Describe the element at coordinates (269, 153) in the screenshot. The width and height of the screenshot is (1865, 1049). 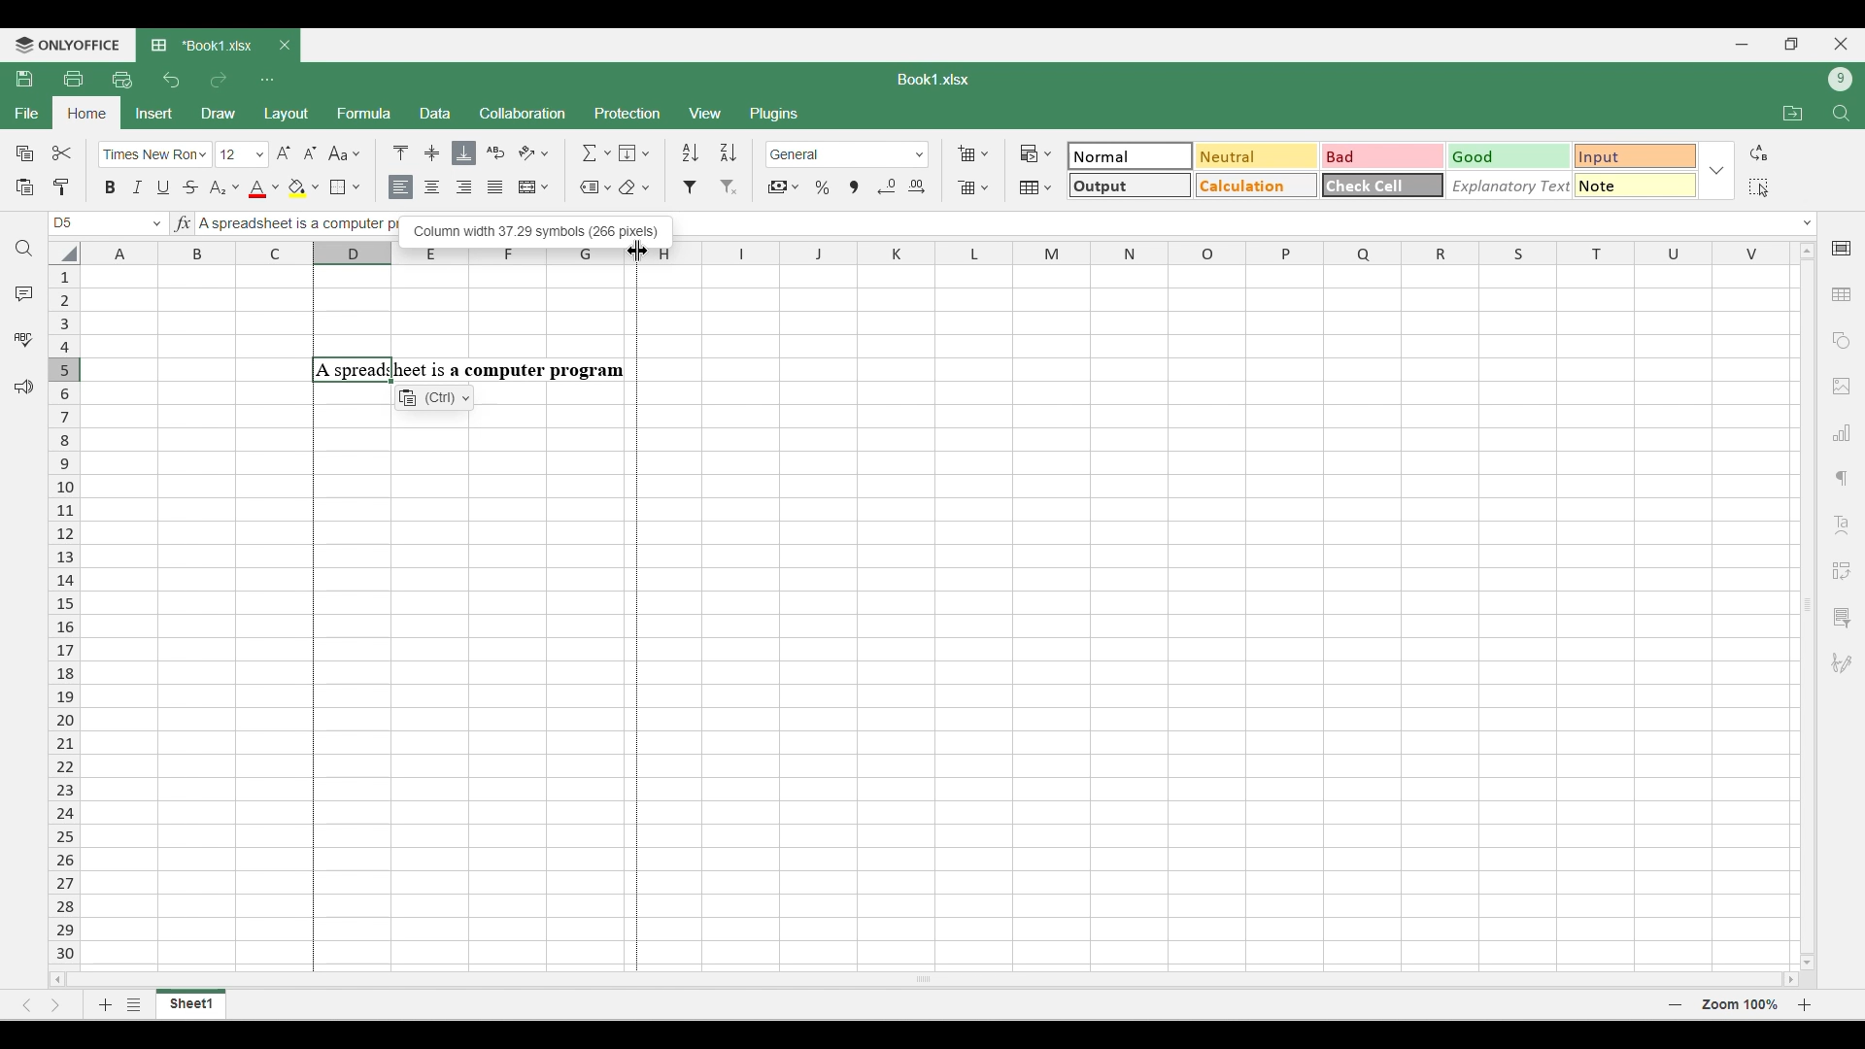
I see `Text size settings` at that location.